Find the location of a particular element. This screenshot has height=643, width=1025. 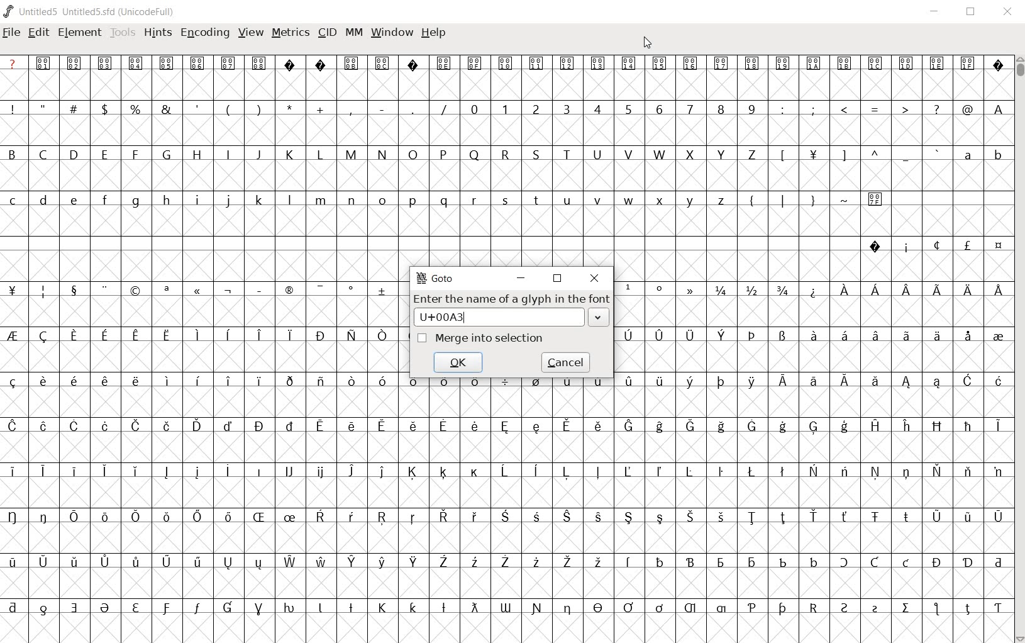

Symbol is located at coordinates (167, 381).